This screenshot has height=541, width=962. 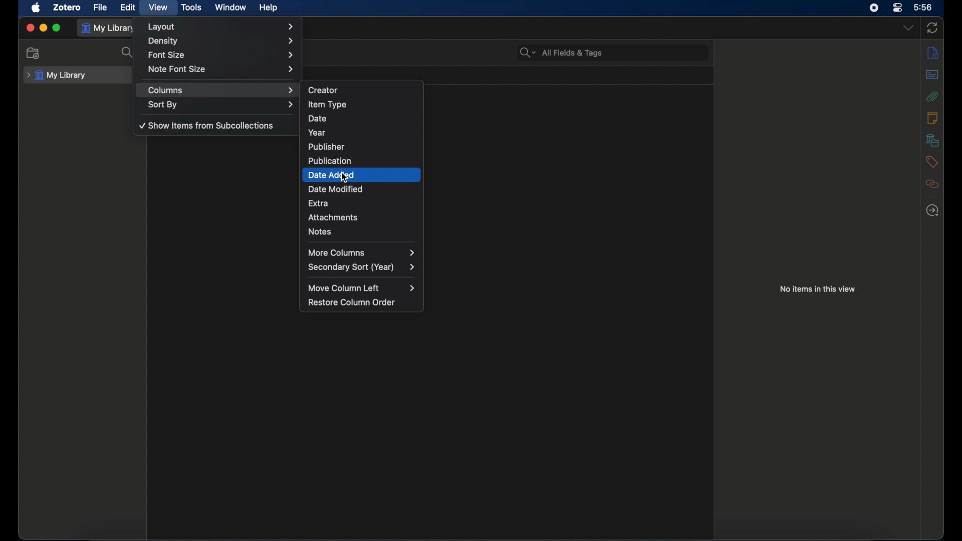 I want to click on date, so click(x=361, y=117).